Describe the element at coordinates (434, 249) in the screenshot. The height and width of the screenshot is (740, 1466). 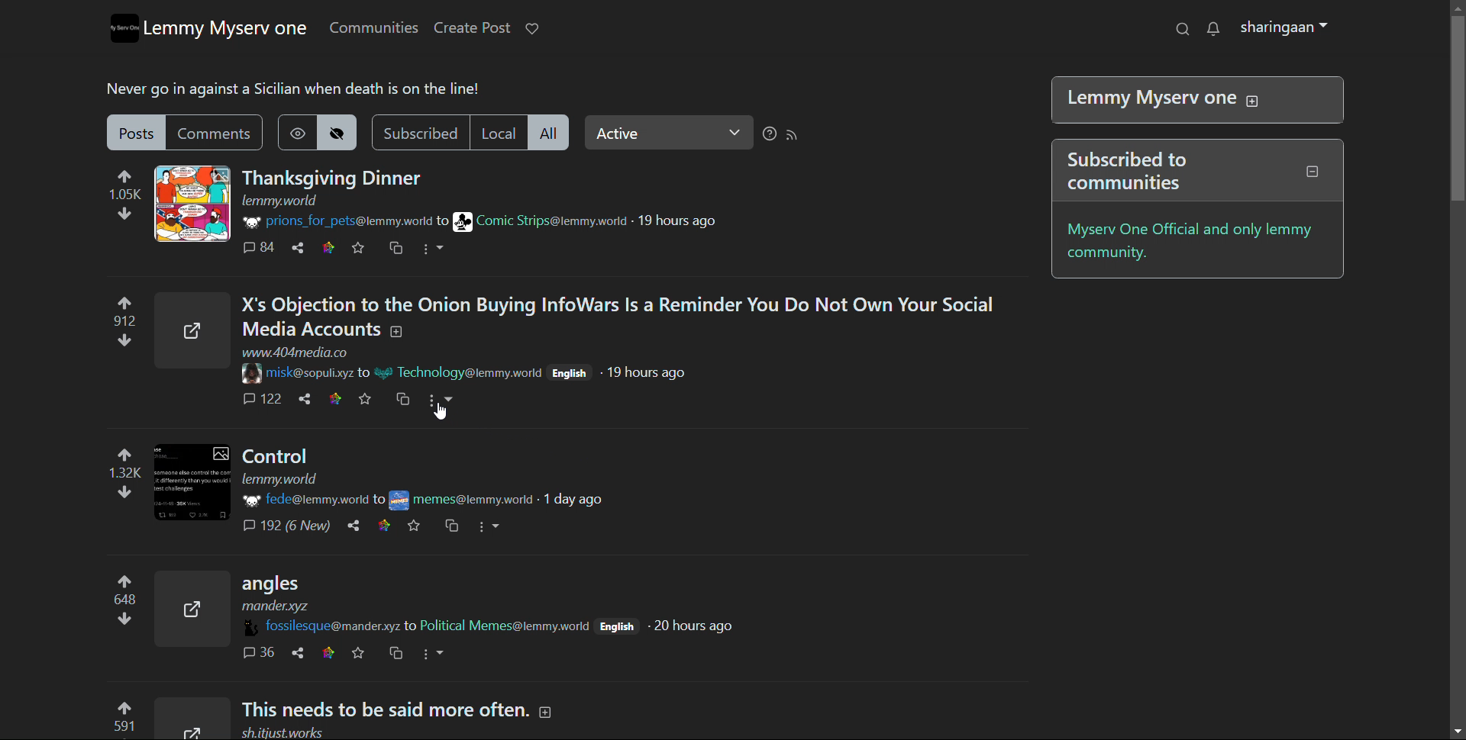
I see `options` at that location.